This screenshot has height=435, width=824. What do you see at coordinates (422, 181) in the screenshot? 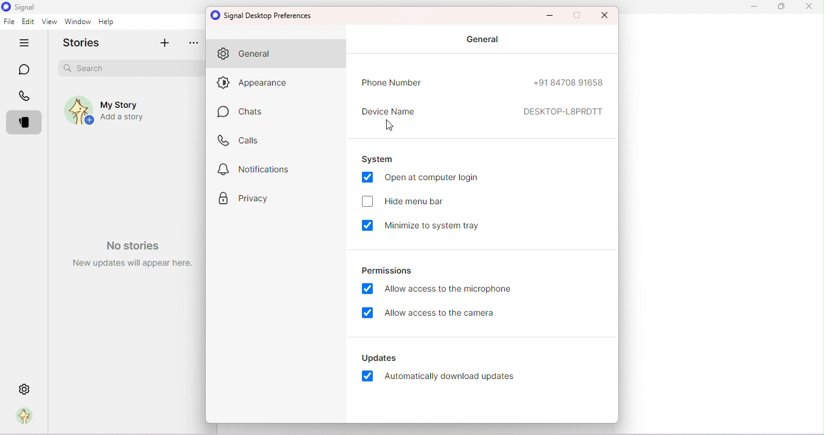
I see `Open at computer login` at bounding box center [422, 181].